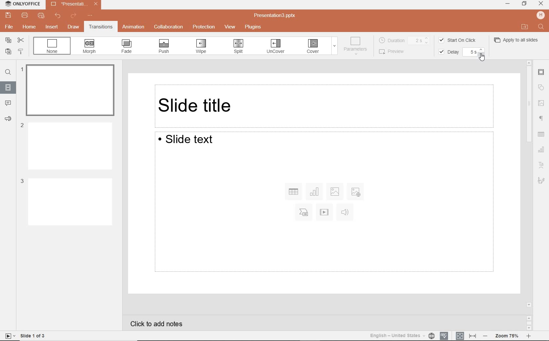  I want to click on DELAY BOX CHECKED, so click(448, 52).